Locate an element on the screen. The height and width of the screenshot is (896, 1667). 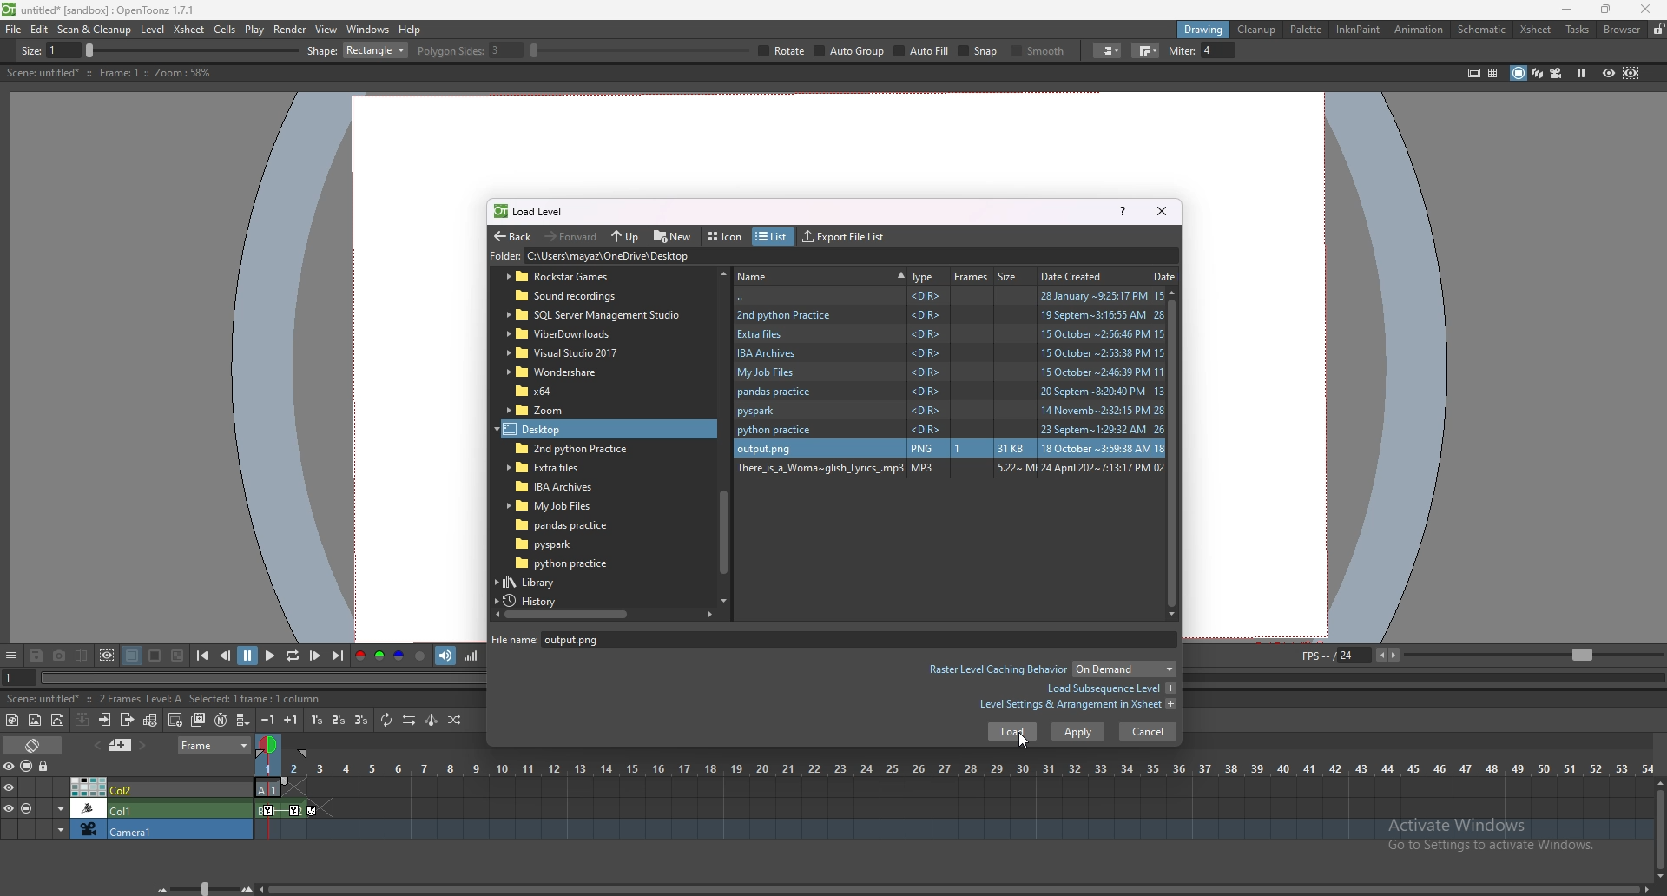
loop is located at coordinates (292, 656).